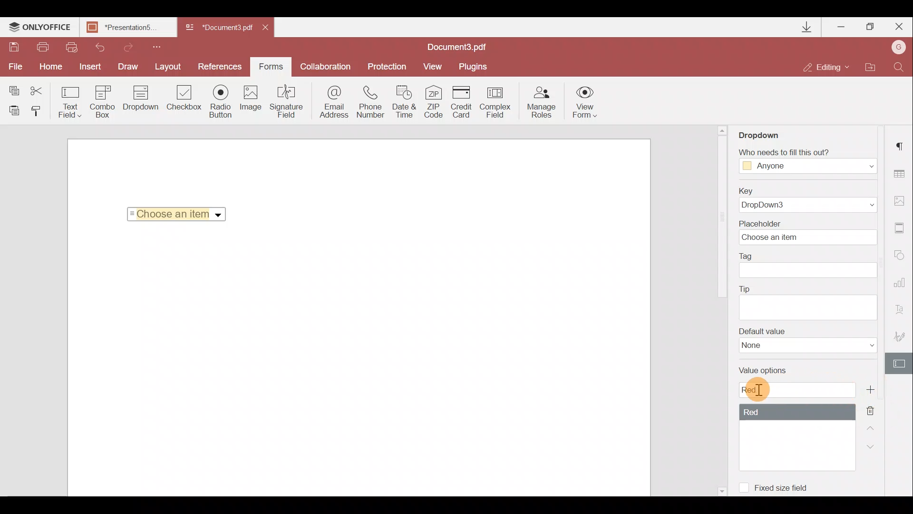 Image resolution: width=913 pixels, height=514 pixels. What do you see at coordinates (827, 68) in the screenshot?
I see `Editing mode` at bounding box center [827, 68].